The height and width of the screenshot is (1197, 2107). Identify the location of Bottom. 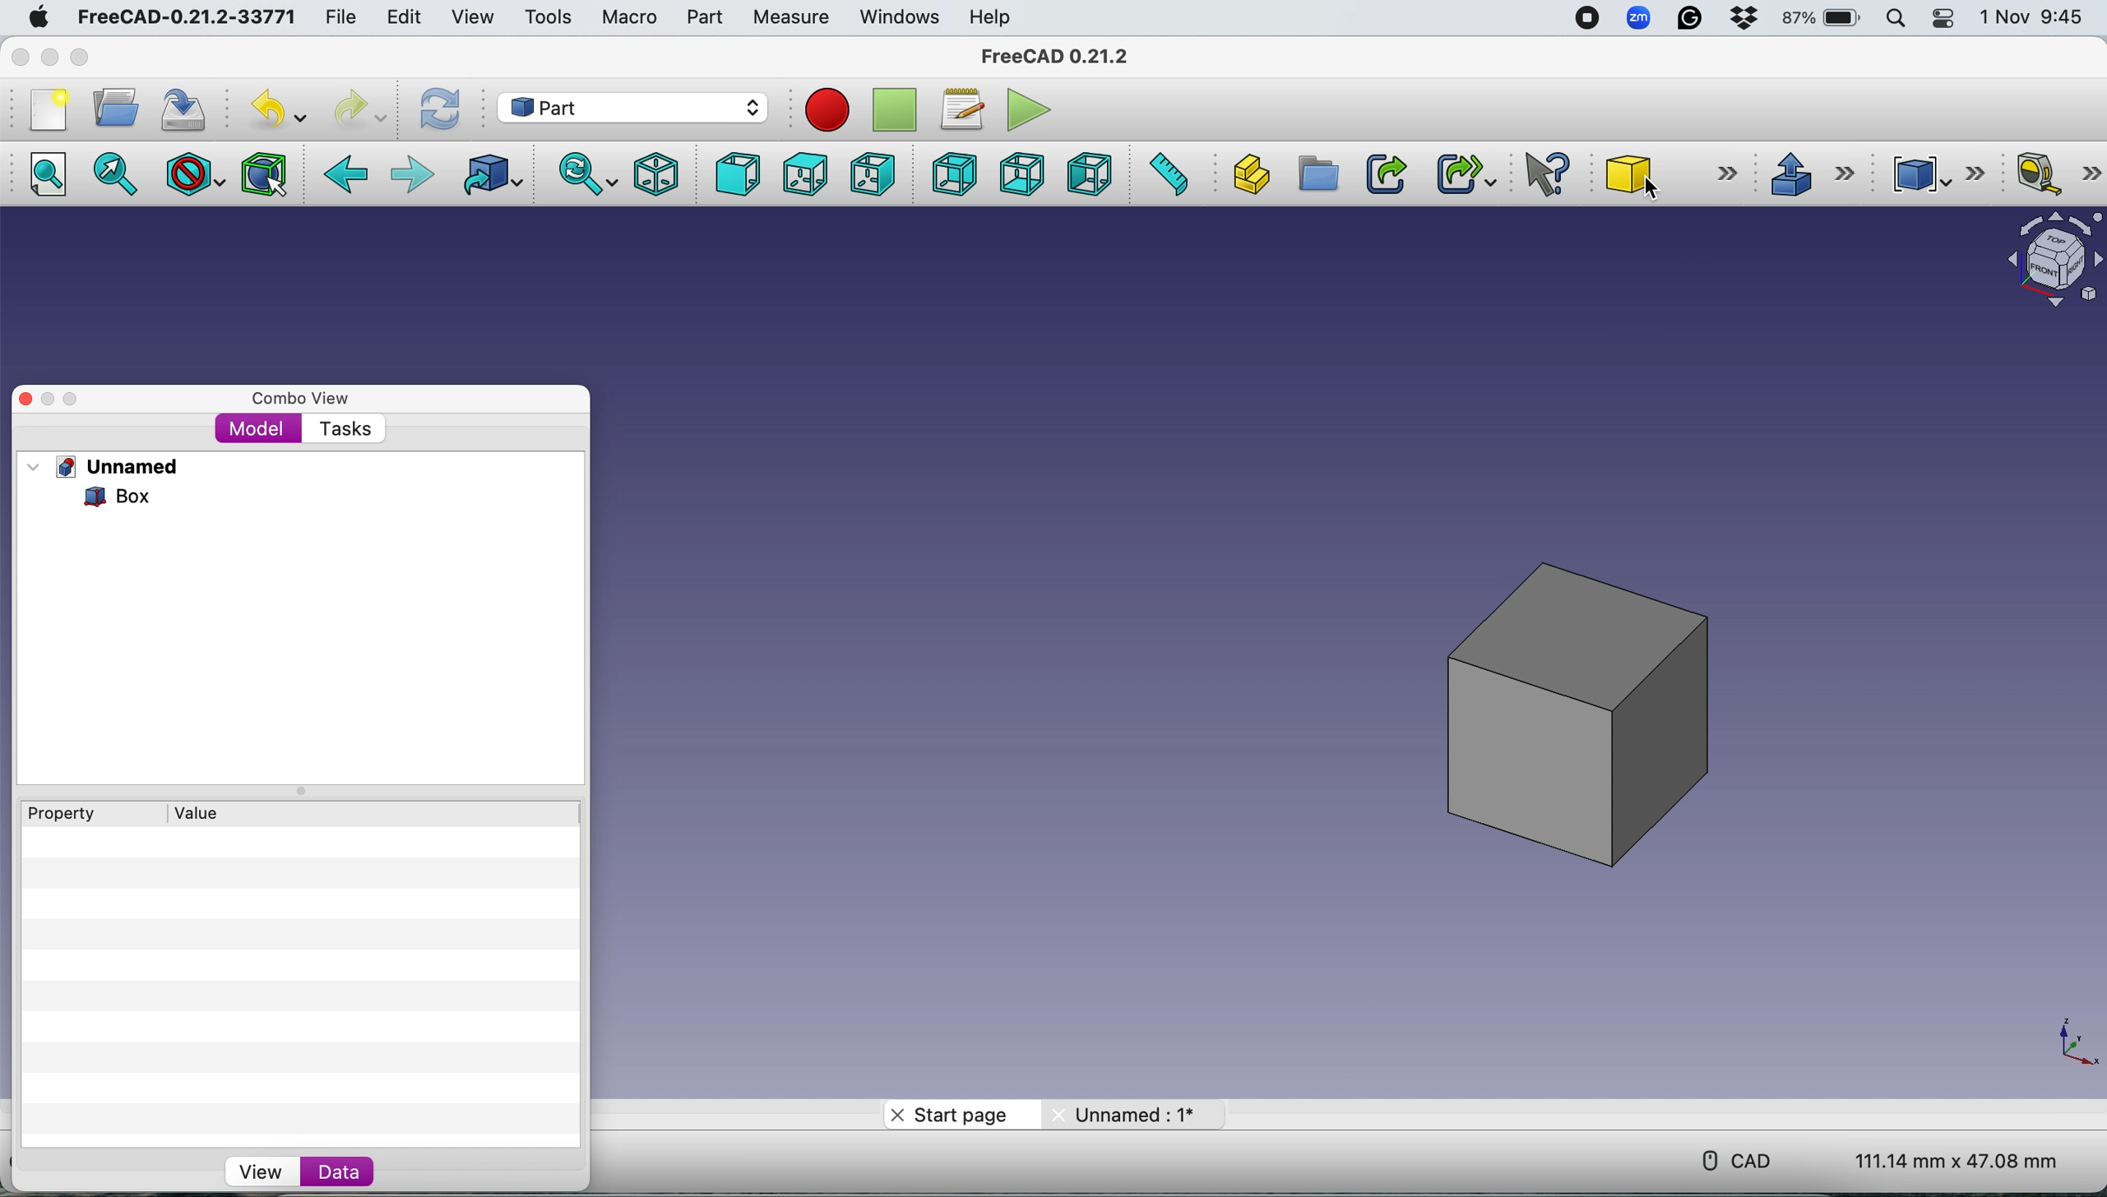
(1021, 173).